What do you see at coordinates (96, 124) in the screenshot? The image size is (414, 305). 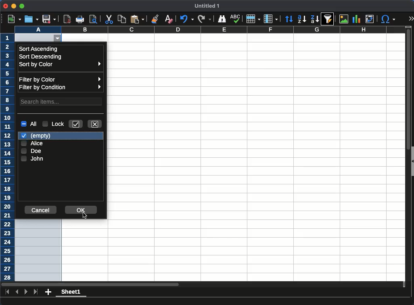 I see `close` at bounding box center [96, 124].